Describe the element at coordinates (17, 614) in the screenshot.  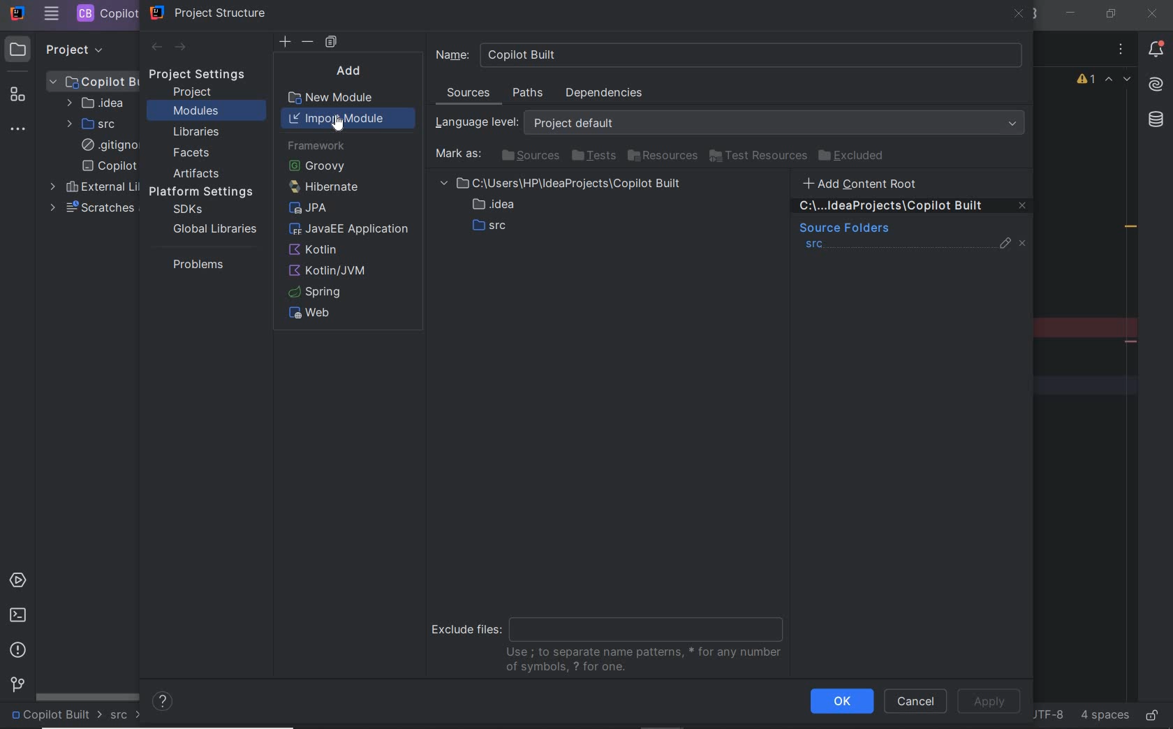
I see `terminal` at that location.